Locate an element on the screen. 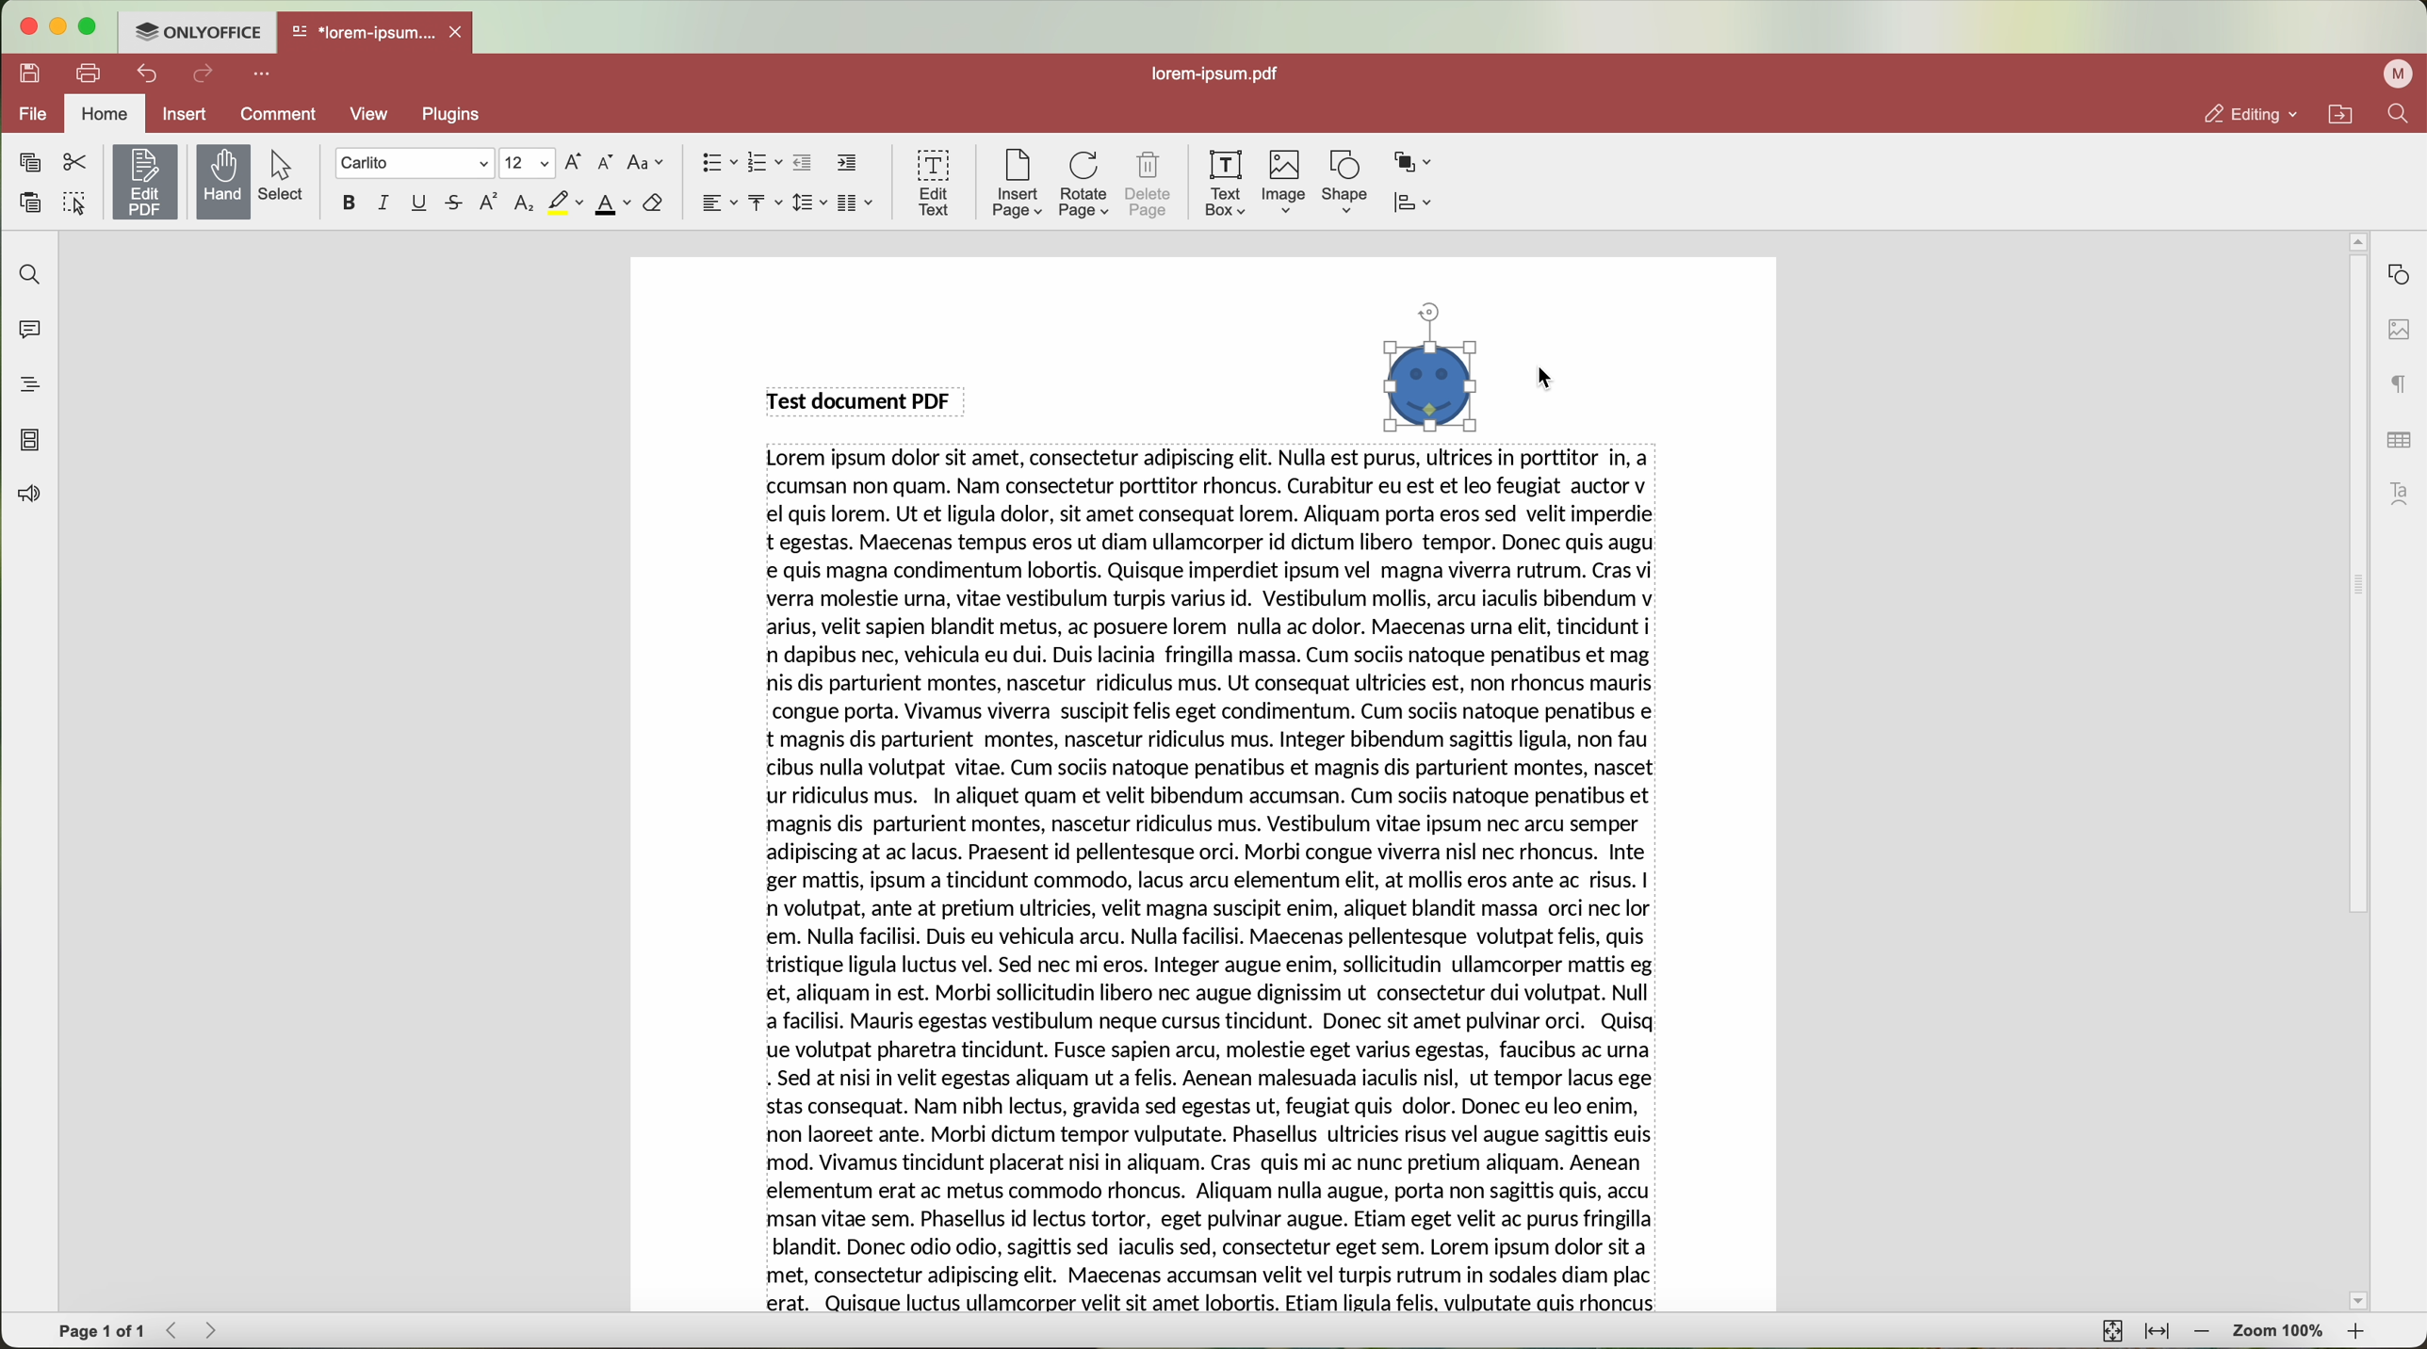  ONLYOFFICE is located at coordinates (199, 32).